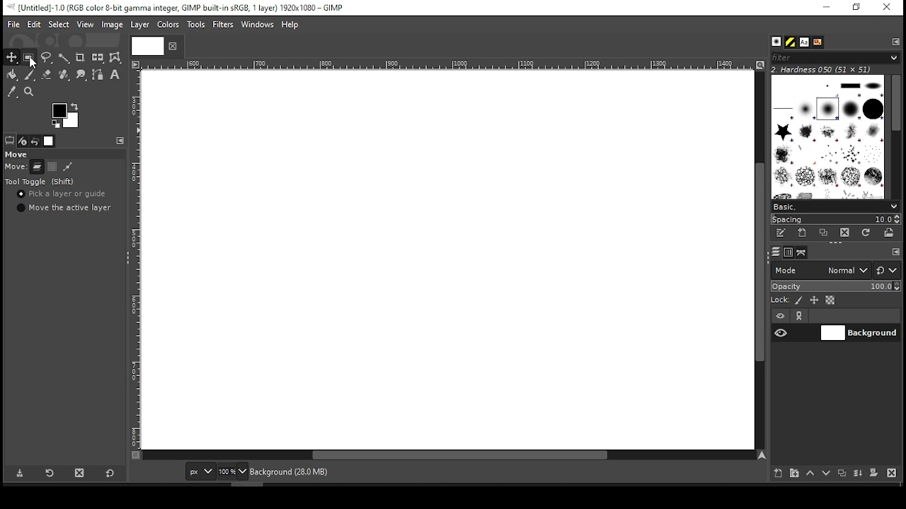 This screenshot has width=906, height=509. I want to click on scroll bar, so click(758, 259).